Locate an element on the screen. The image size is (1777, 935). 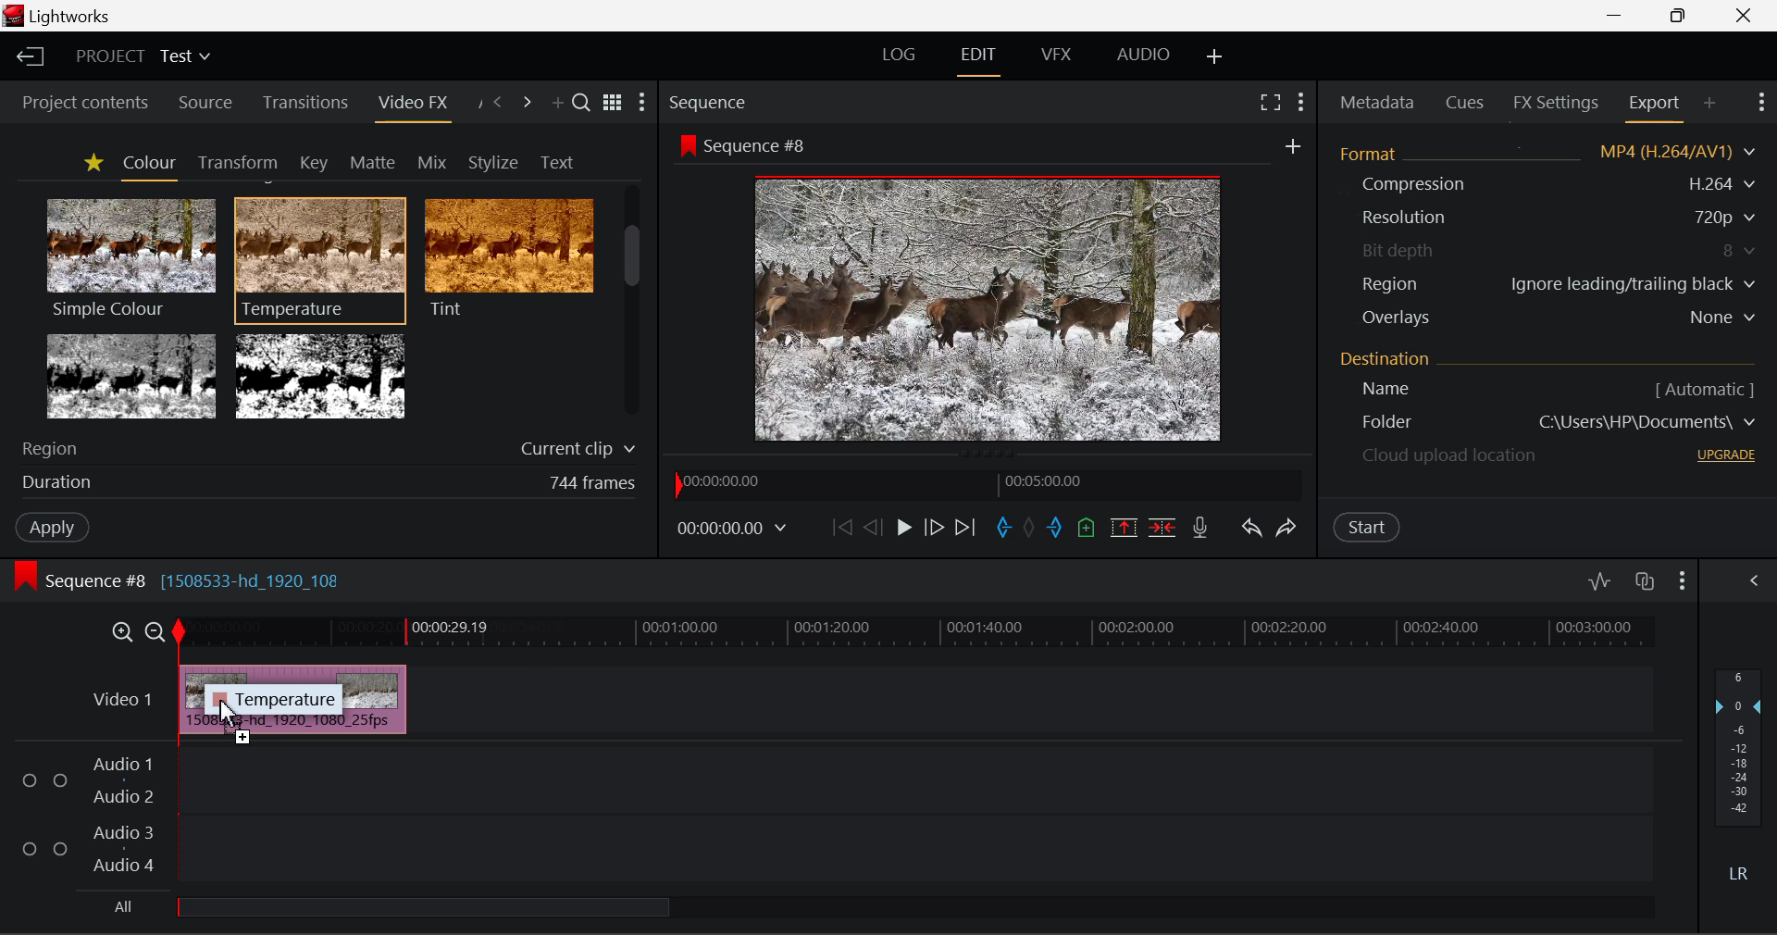
Sequence #8 [1508533-hd_1920_108 is located at coordinates (198, 577).